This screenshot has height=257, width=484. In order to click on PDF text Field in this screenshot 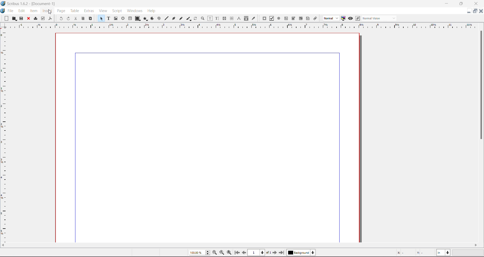, I will do `click(286, 18)`.